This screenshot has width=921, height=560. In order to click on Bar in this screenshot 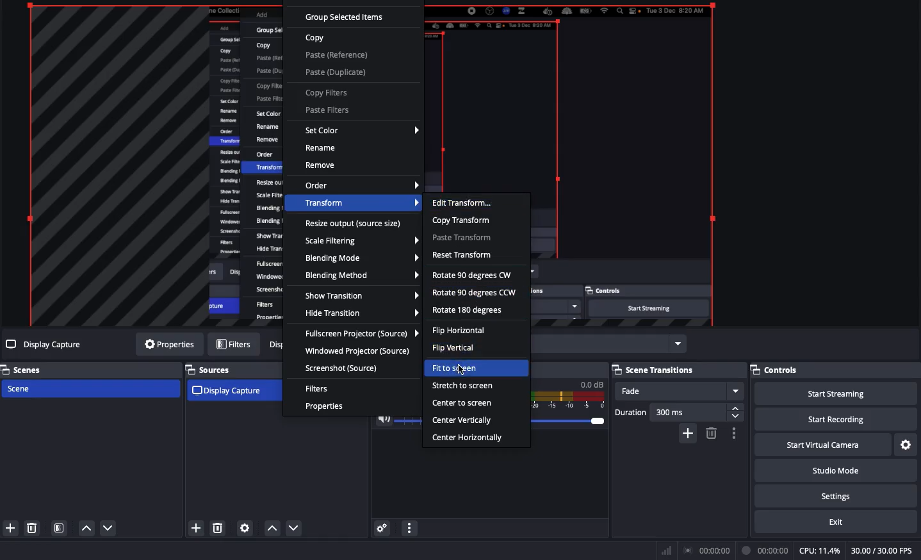, I will do `click(665, 550)`.